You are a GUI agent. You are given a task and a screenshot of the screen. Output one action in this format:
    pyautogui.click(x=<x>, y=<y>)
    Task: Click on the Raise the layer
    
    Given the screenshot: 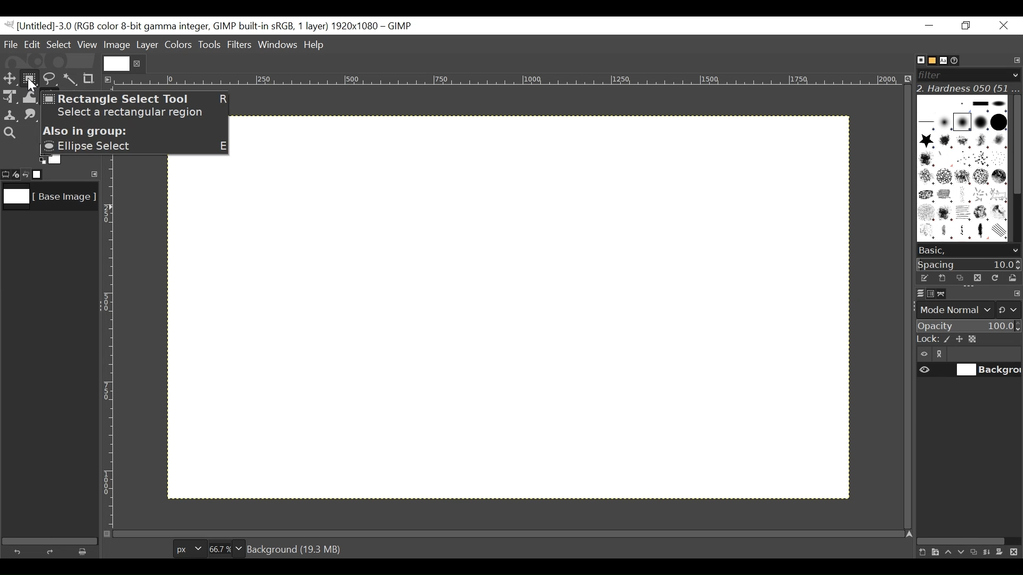 What is the action you would take?
    pyautogui.click(x=948, y=552)
    